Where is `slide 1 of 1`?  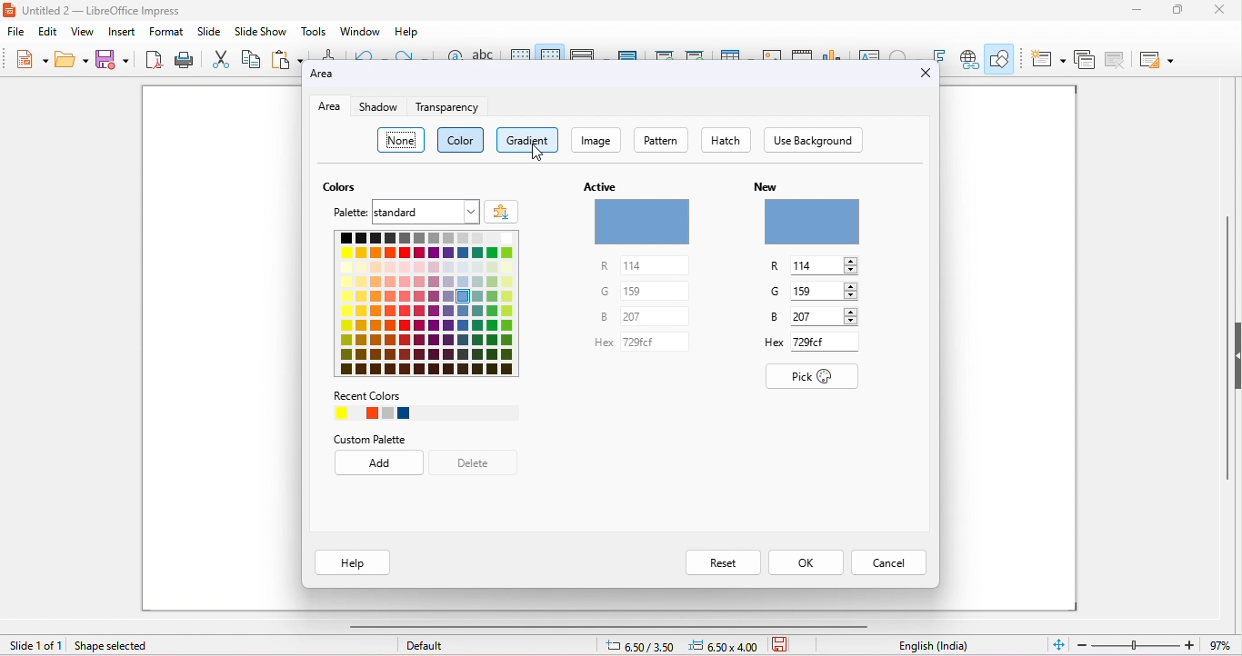 slide 1 of 1 is located at coordinates (35, 646).